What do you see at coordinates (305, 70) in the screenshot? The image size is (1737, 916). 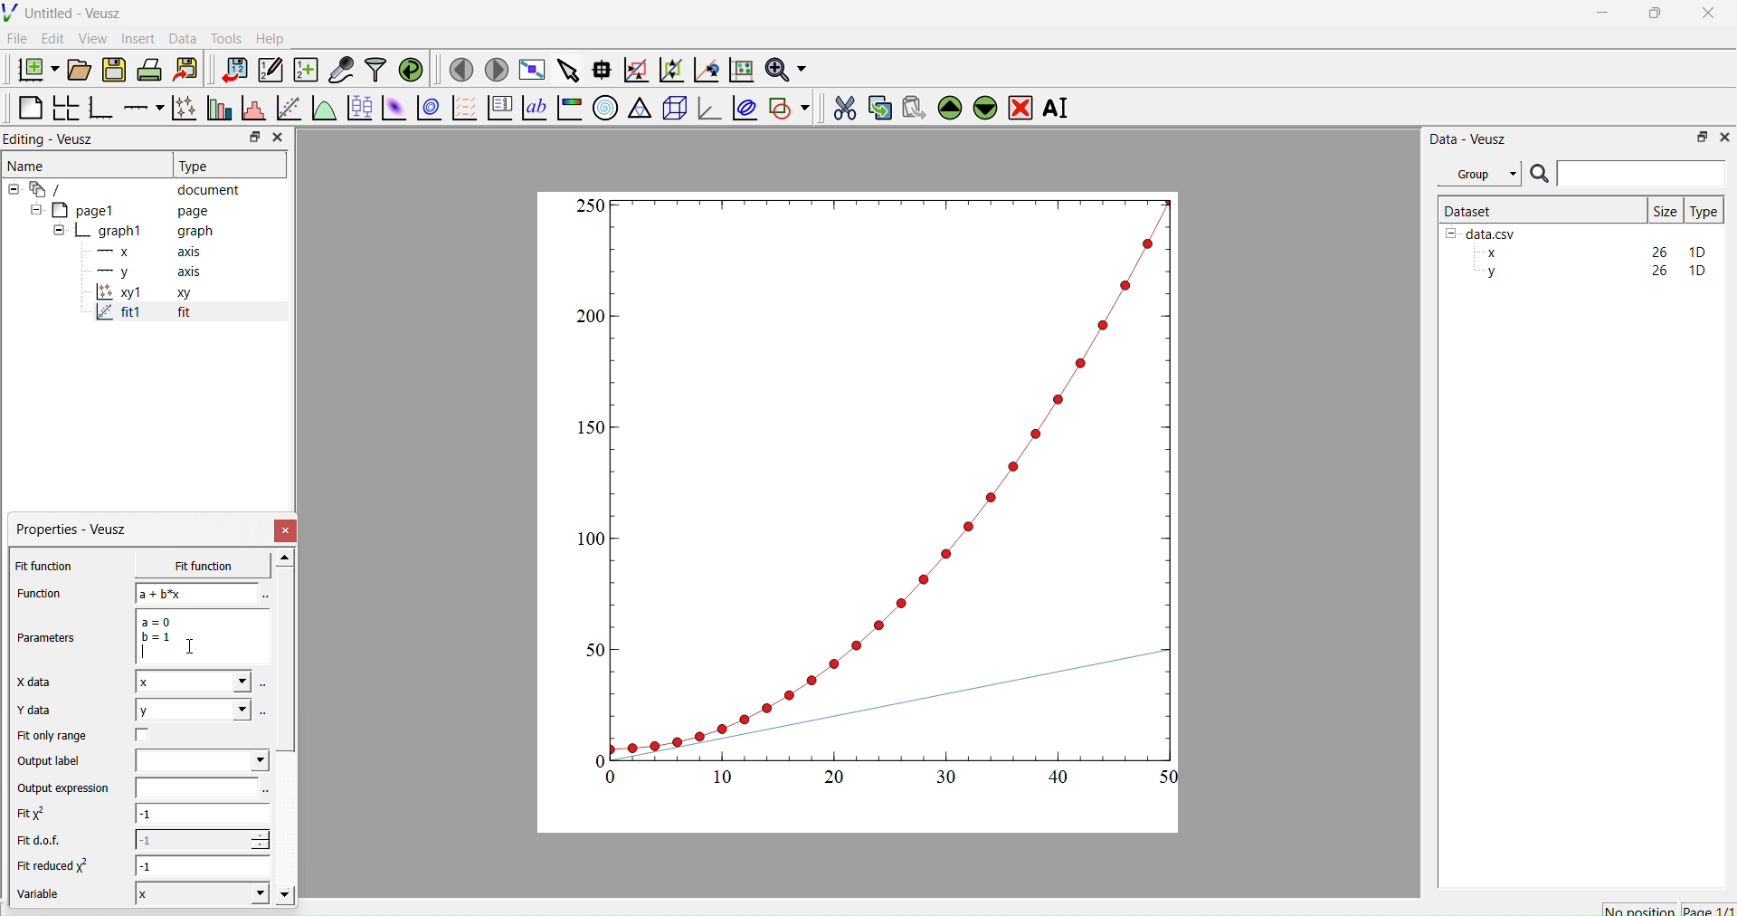 I see `Create a new dataset` at bounding box center [305, 70].